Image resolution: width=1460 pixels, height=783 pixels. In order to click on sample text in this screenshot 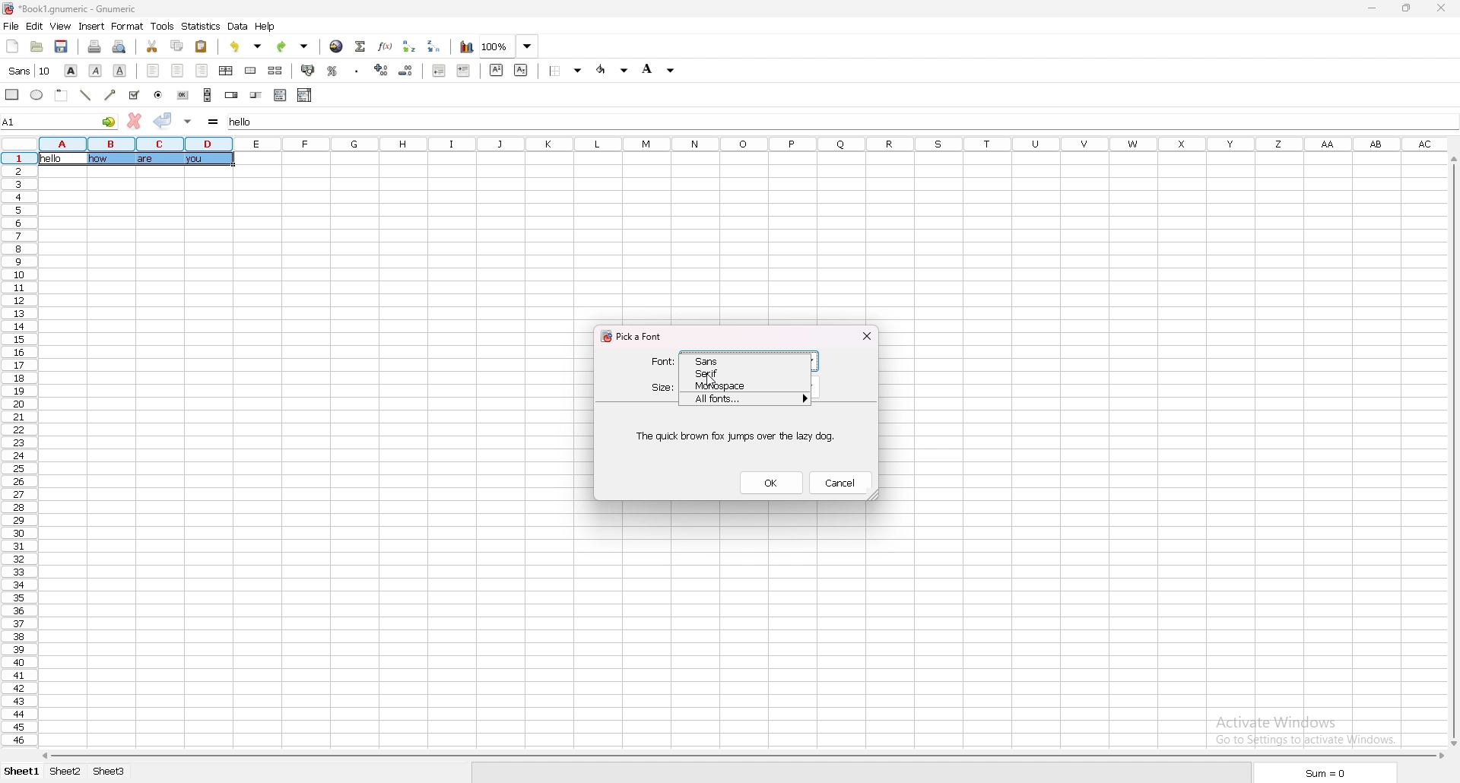, I will do `click(735, 436)`.